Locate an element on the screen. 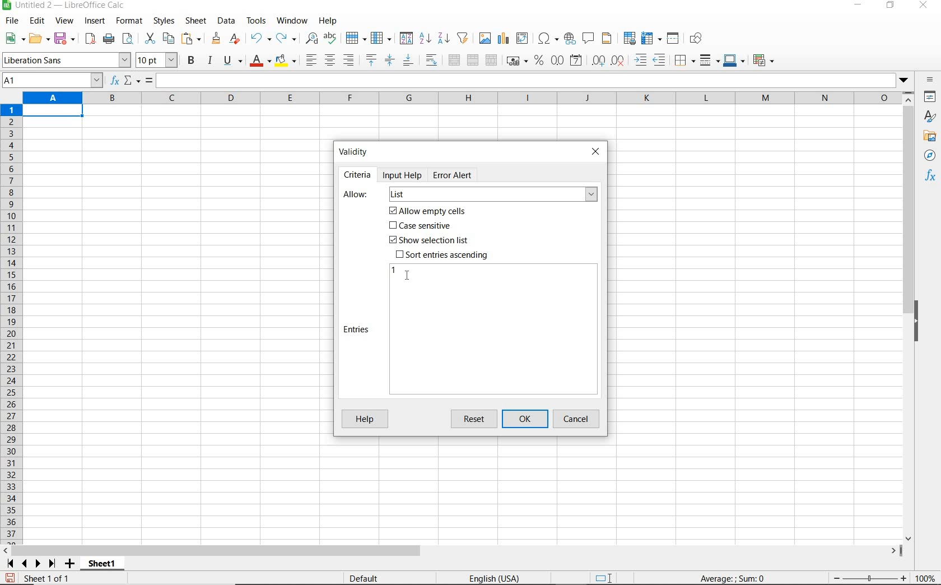 This screenshot has height=585, width=941. Sort entries ascending is located at coordinates (442, 254).